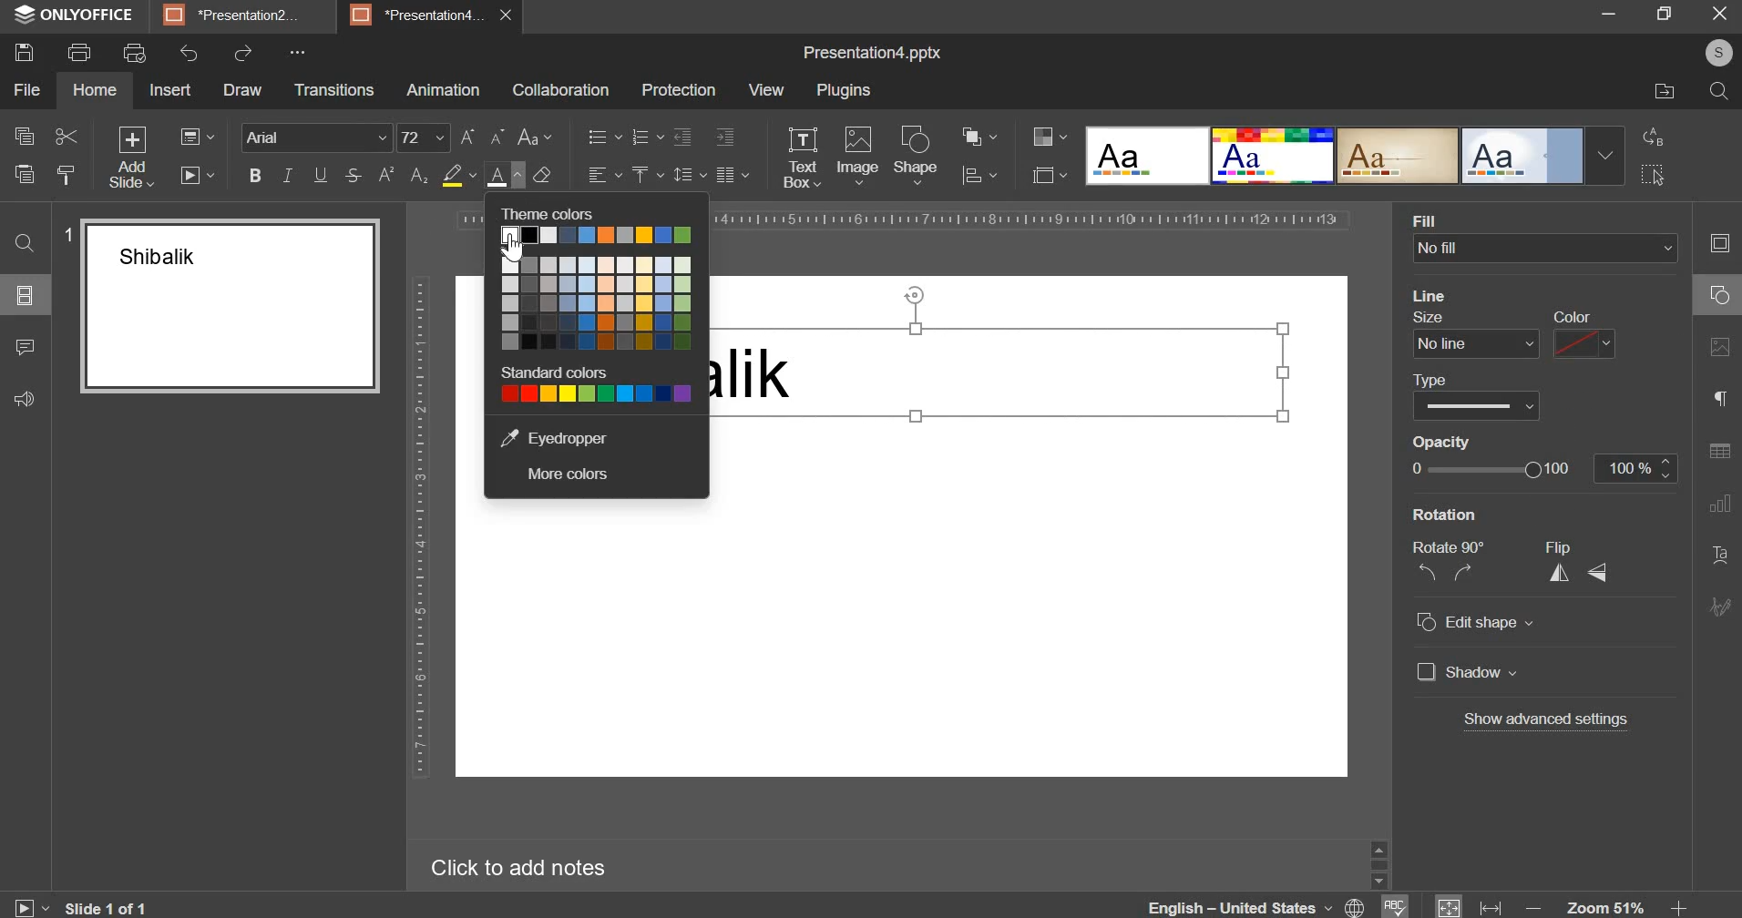 Image resolution: width=1742 pixels, height=918 pixels. What do you see at coordinates (129, 158) in the screenshot?
I see `add slides` at bounding box center [129, 158].